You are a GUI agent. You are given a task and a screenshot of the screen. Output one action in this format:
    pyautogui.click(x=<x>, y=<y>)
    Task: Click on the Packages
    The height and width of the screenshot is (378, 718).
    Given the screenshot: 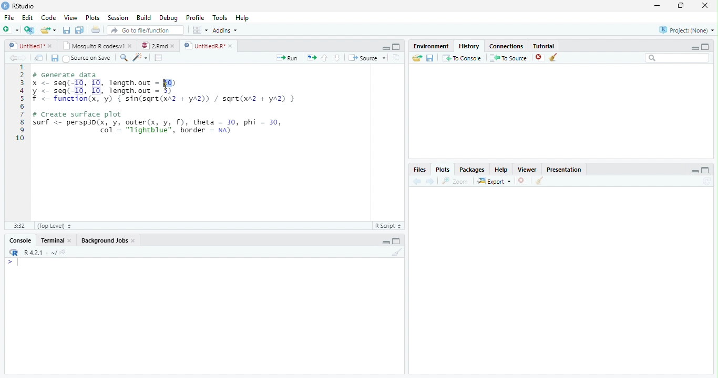 What is the action you would take?
    pyautogui.click(x=472, y=169)
    